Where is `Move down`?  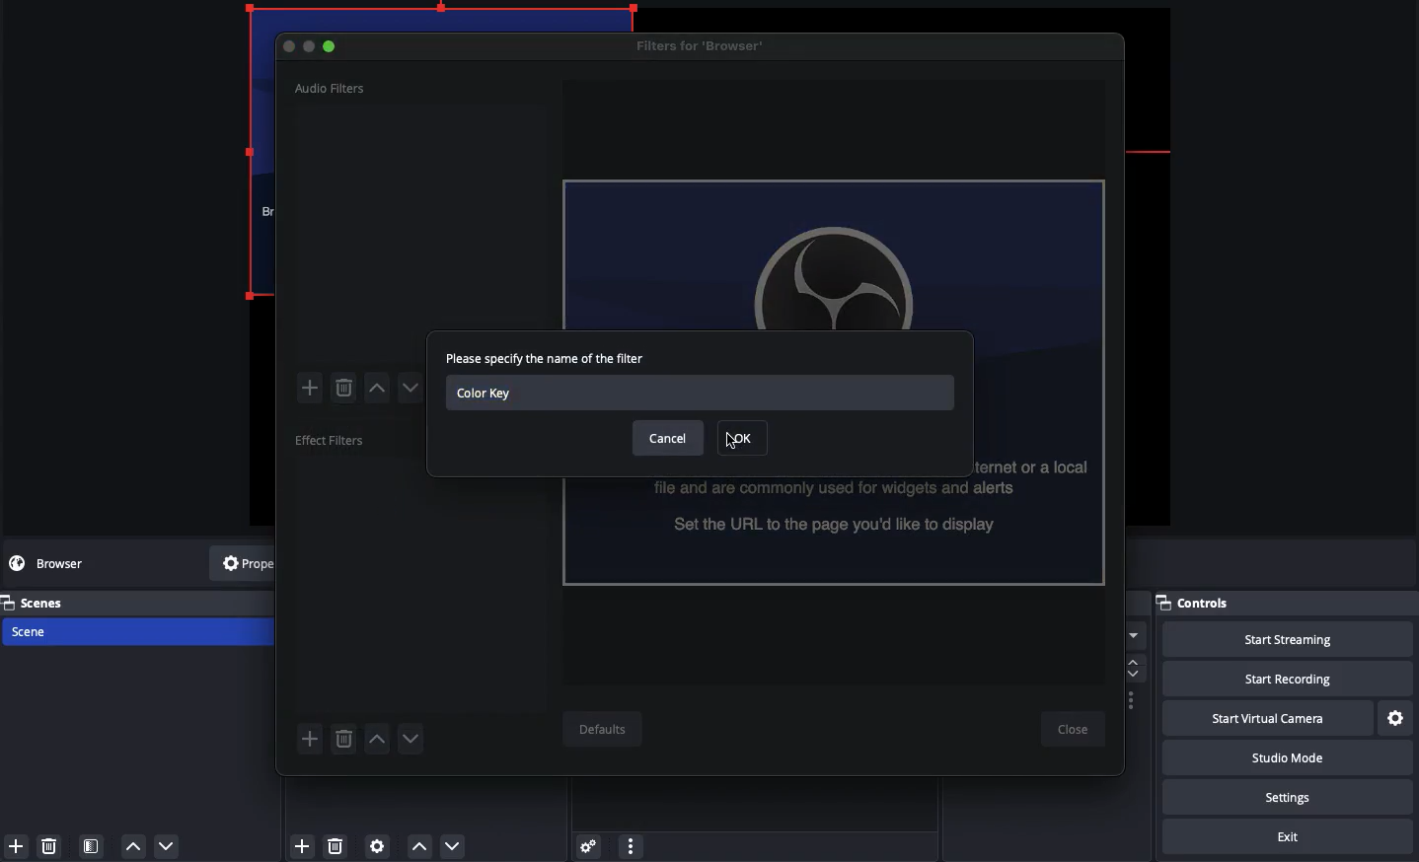
Move down is located at coordinates (450, 846).